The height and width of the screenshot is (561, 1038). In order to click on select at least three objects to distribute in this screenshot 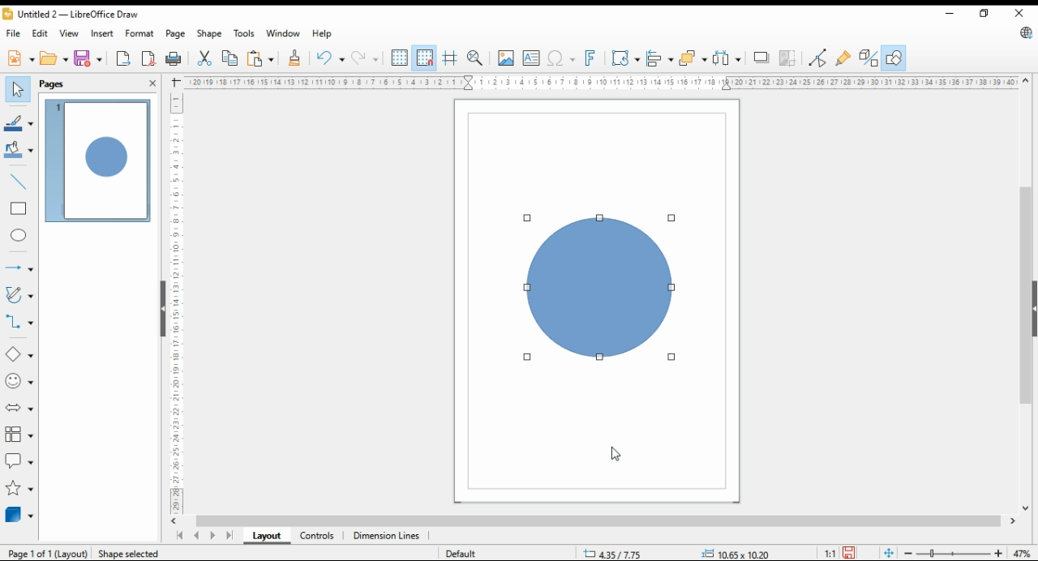, I will do `click(726, 58)`.